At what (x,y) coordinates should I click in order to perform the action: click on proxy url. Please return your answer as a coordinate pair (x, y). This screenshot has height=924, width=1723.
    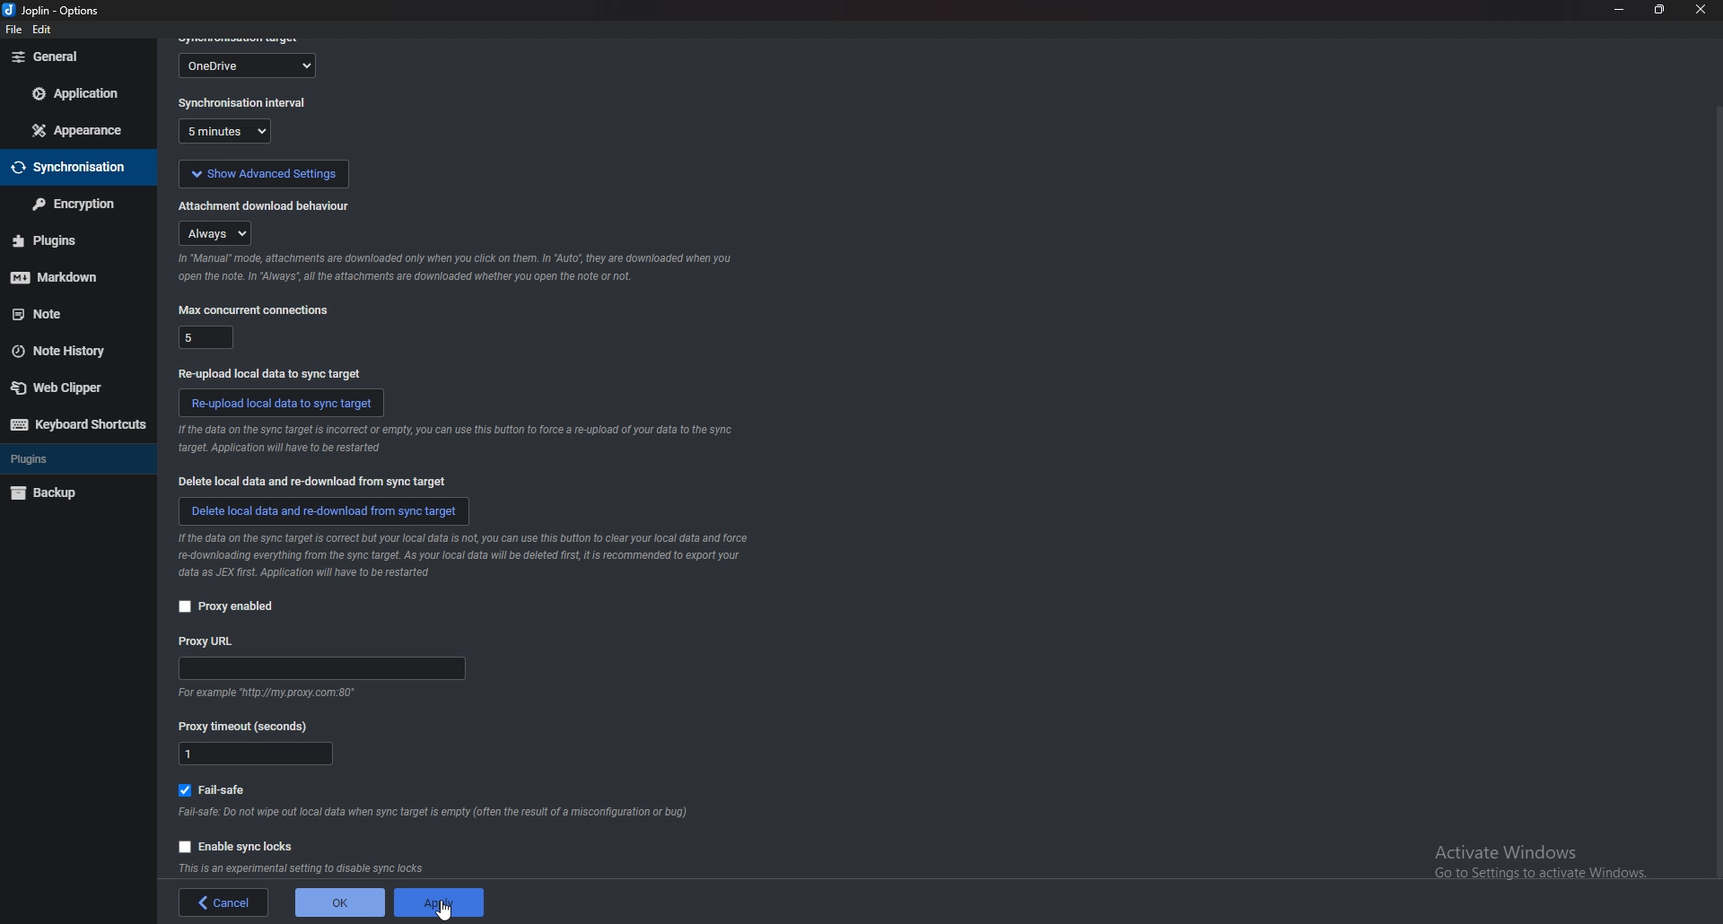
    Looking at the image, I should click on (208, 641).